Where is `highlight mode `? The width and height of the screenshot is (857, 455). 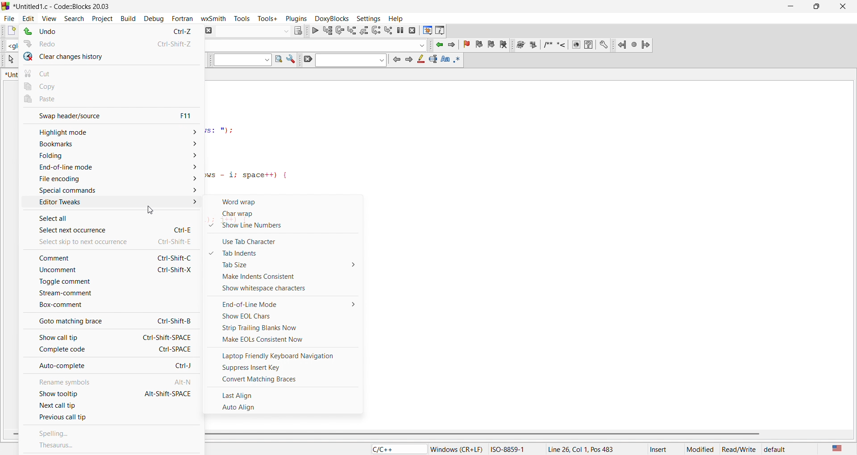
highlight mode  is located at coordinates (110, 132).